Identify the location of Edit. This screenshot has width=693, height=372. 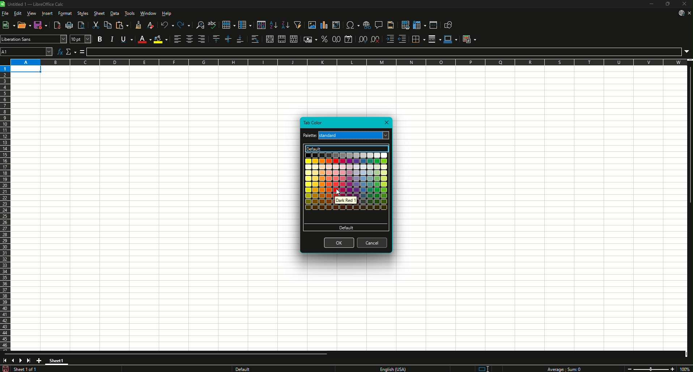
(17, 13).